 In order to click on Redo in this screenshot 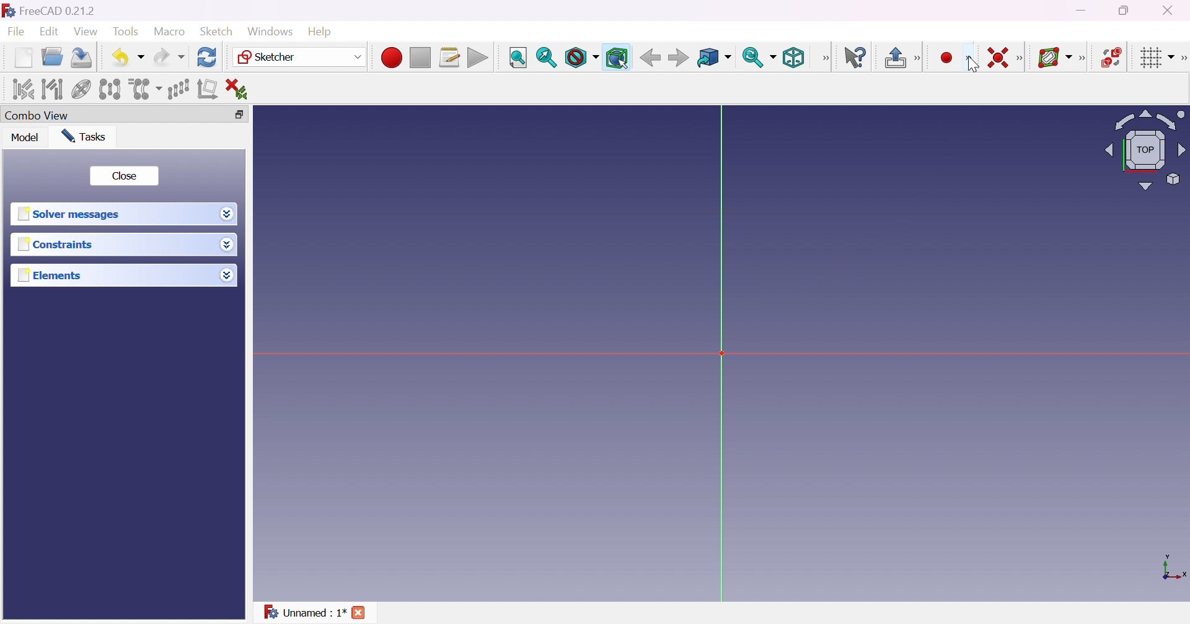, I will do `click(169, 57)`.